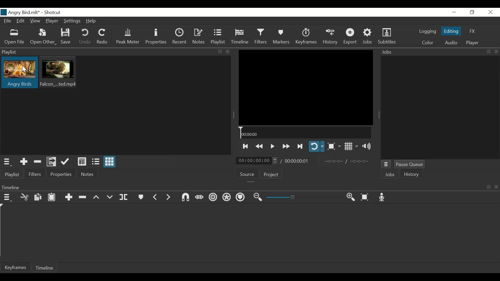 Image resolution: width=500 pixels, height=281 pixels. What do you see at coordinates (306, 37) in the screenshot?
I see `Keyframes` at bounding box center [306, 37].